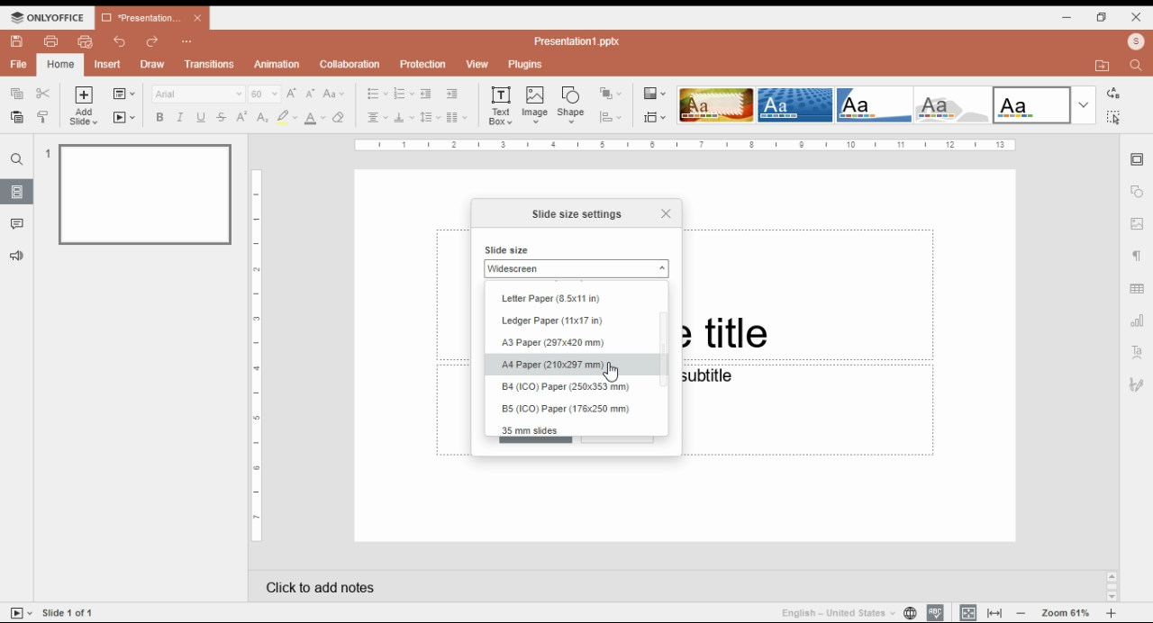 The width and height of the screenshot is (1153, 623). Describe the element at coordinates (935, 612) in the screenshot. I see `spell check` at that location.